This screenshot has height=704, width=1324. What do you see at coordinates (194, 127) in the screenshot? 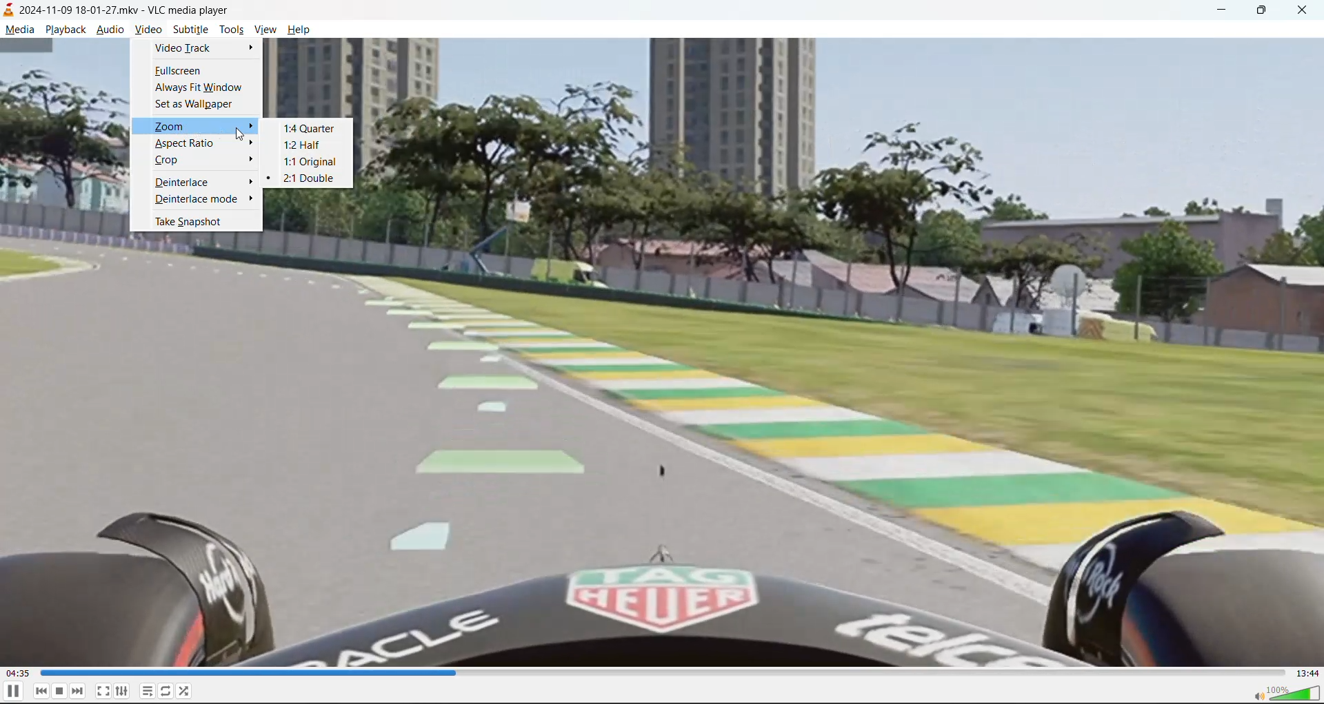
I see `zoom` at bounding box center [194, 127].